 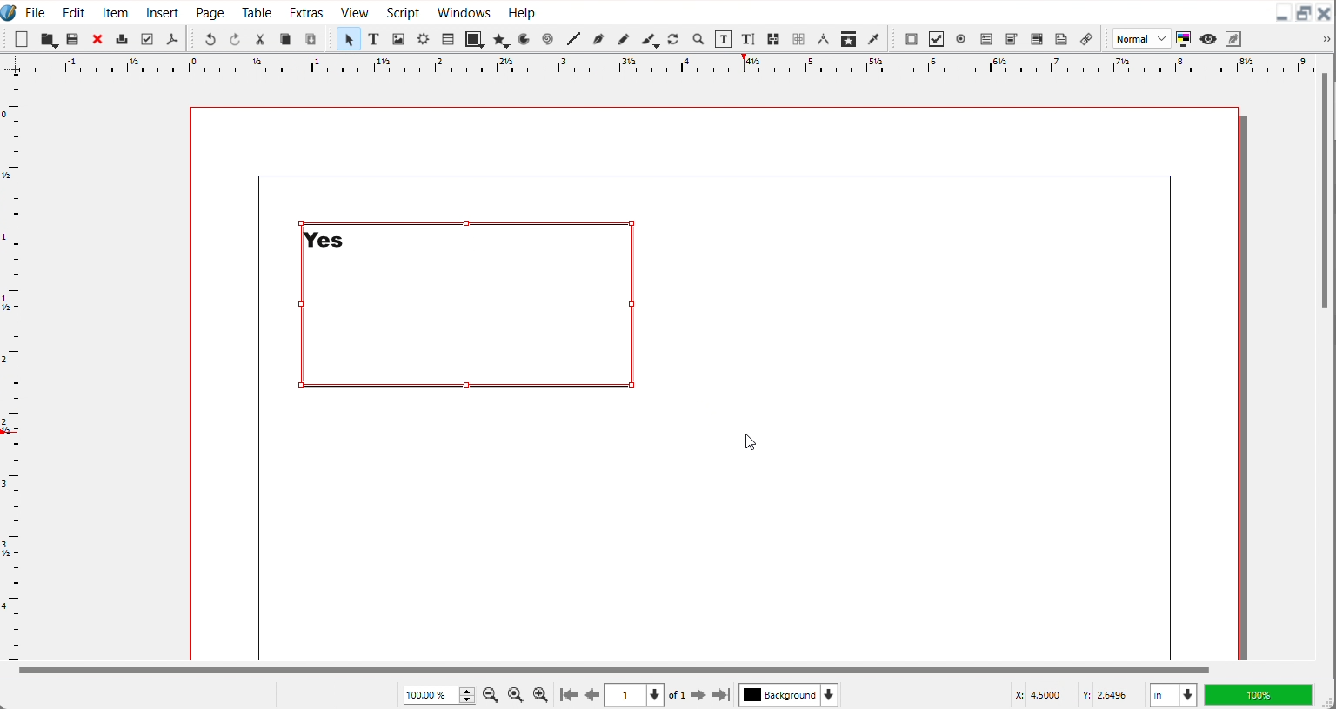 What do you see at coordinates (1282, 14) in the screenshot?
I see `Minimize` at bounding box center [1282, 14].